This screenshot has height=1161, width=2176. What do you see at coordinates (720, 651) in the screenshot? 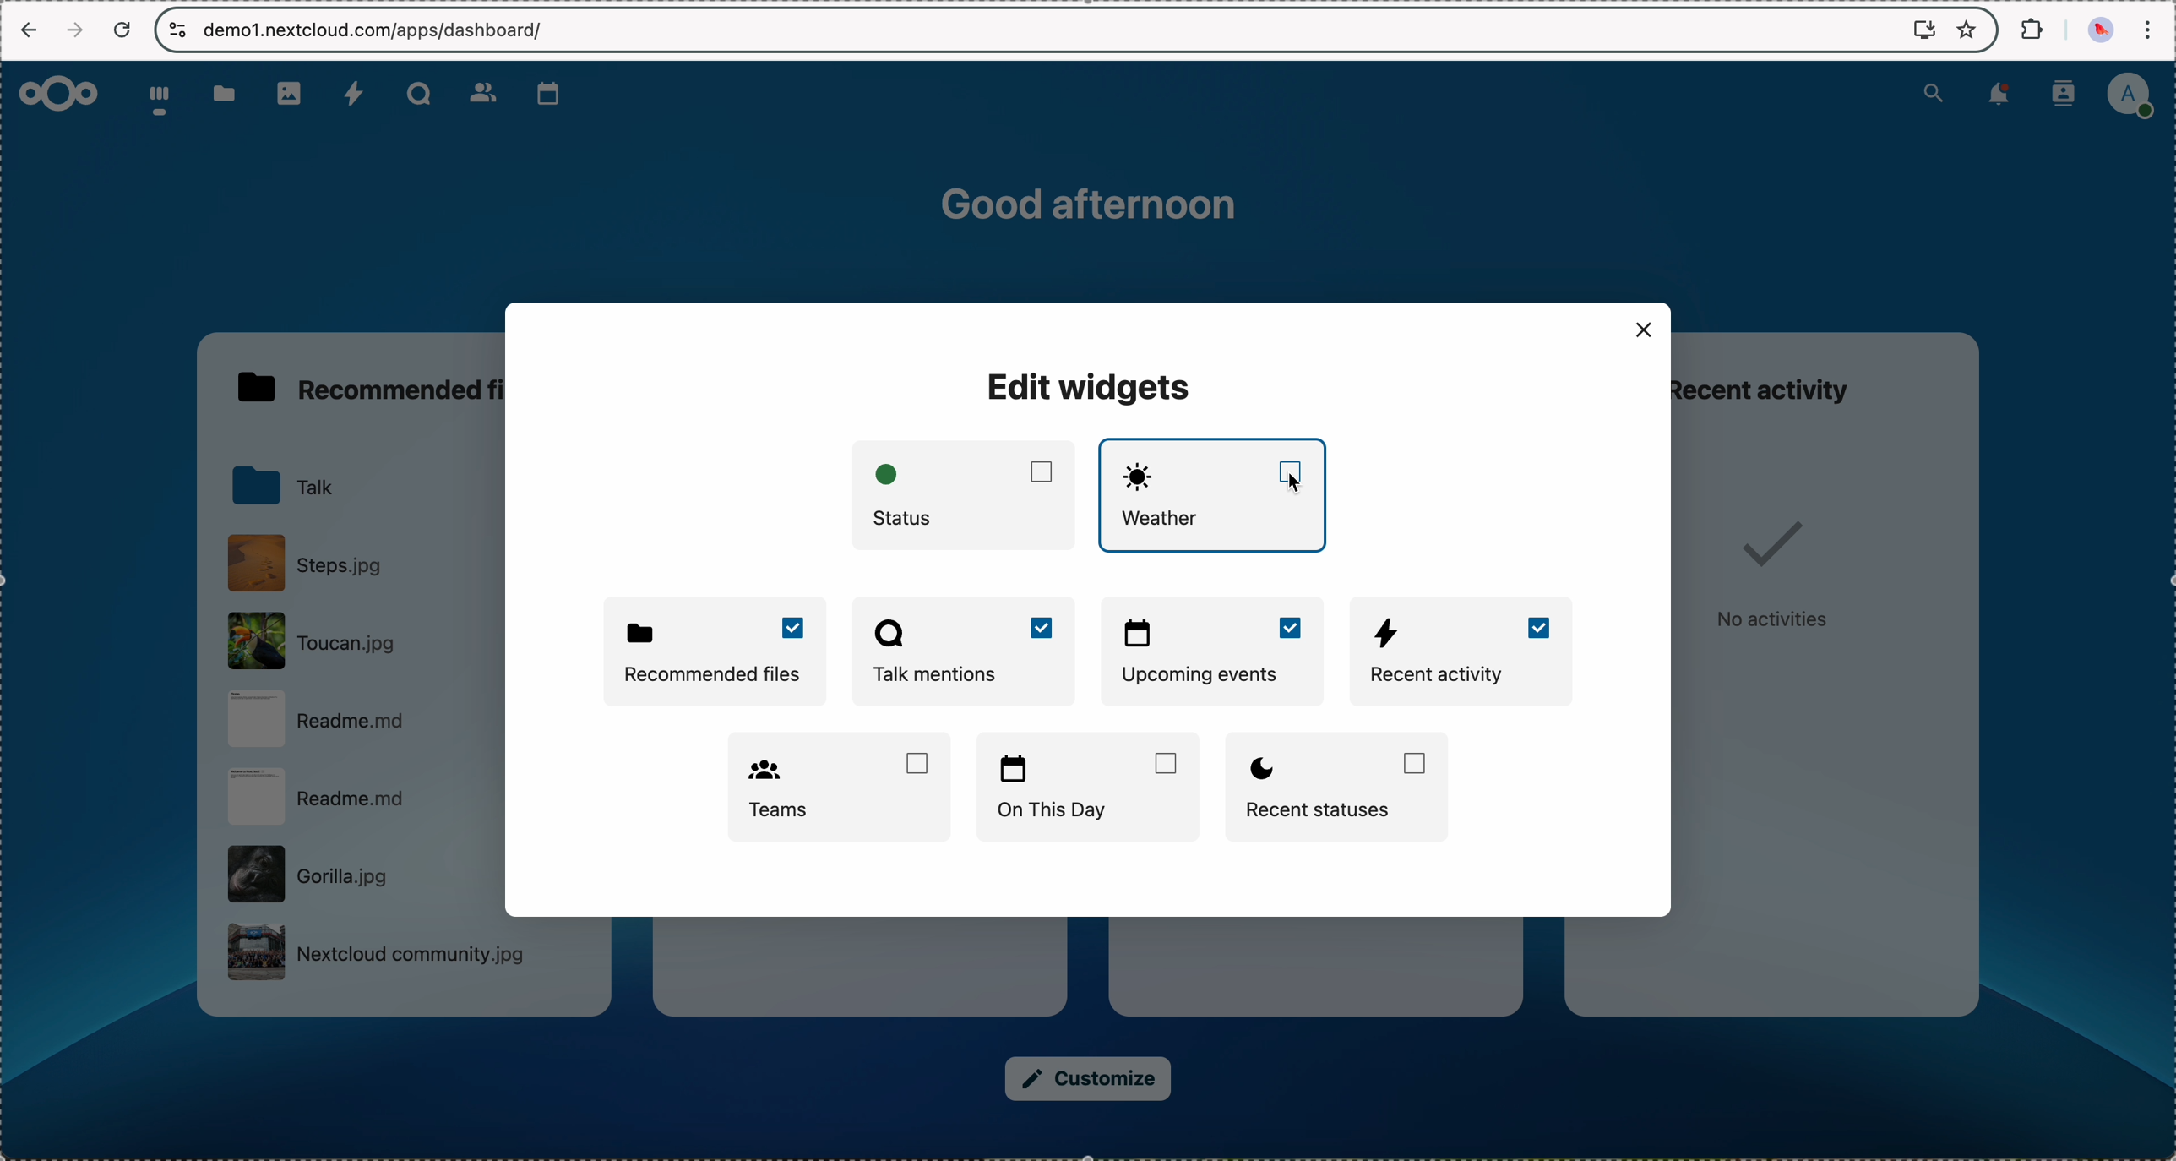
I see `enable recommended files` at bounding box center [720, 651].